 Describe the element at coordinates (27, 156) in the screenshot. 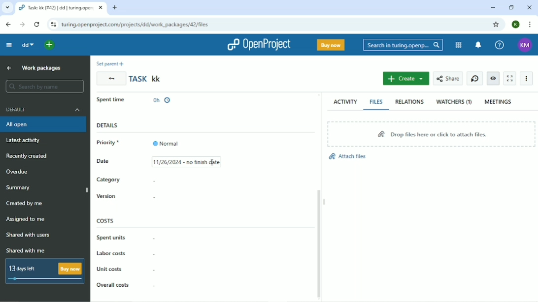

I see `Recently added` at that location.